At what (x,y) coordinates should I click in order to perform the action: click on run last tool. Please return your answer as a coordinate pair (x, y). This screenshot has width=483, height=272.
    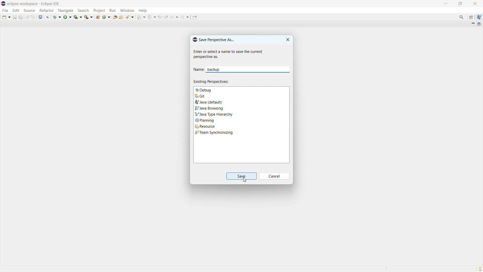
    Looking at the image, I should click on (89, 17).